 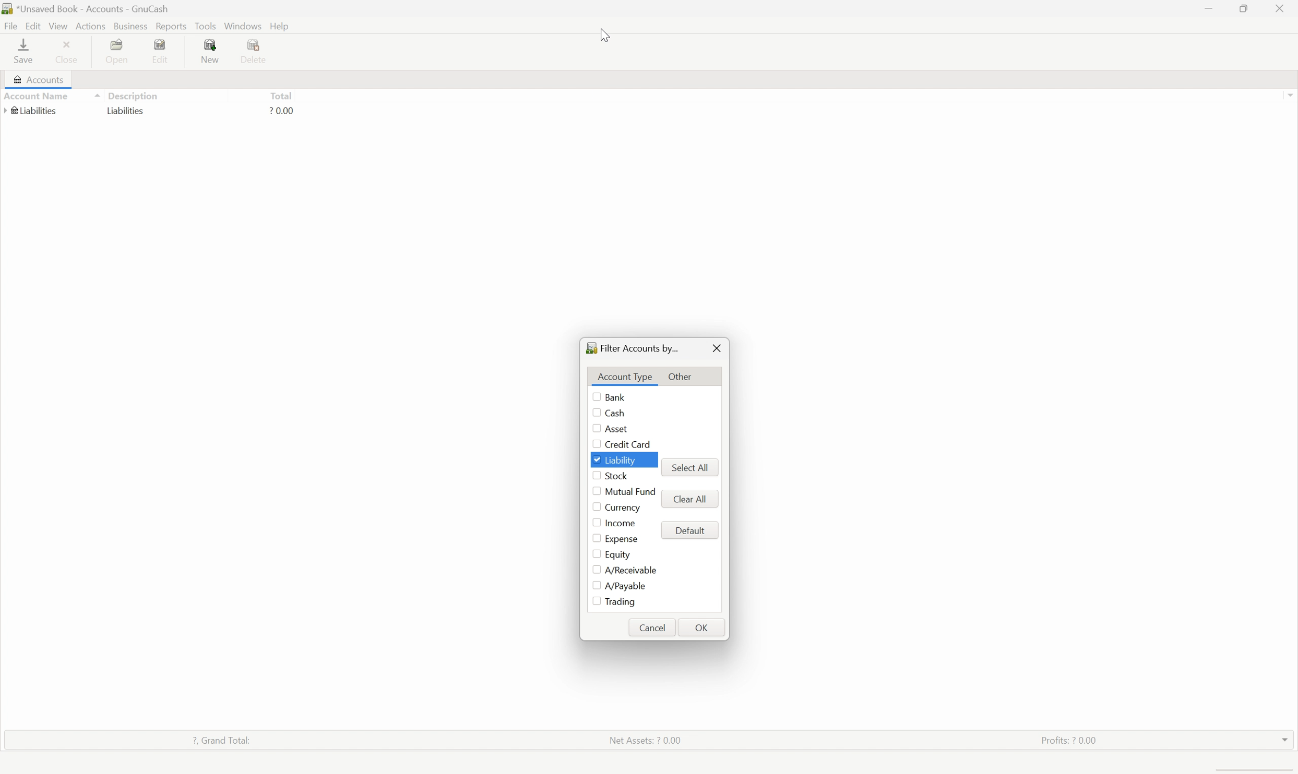 I want to click on Filter accounts by..., so click(x=632, y=348).